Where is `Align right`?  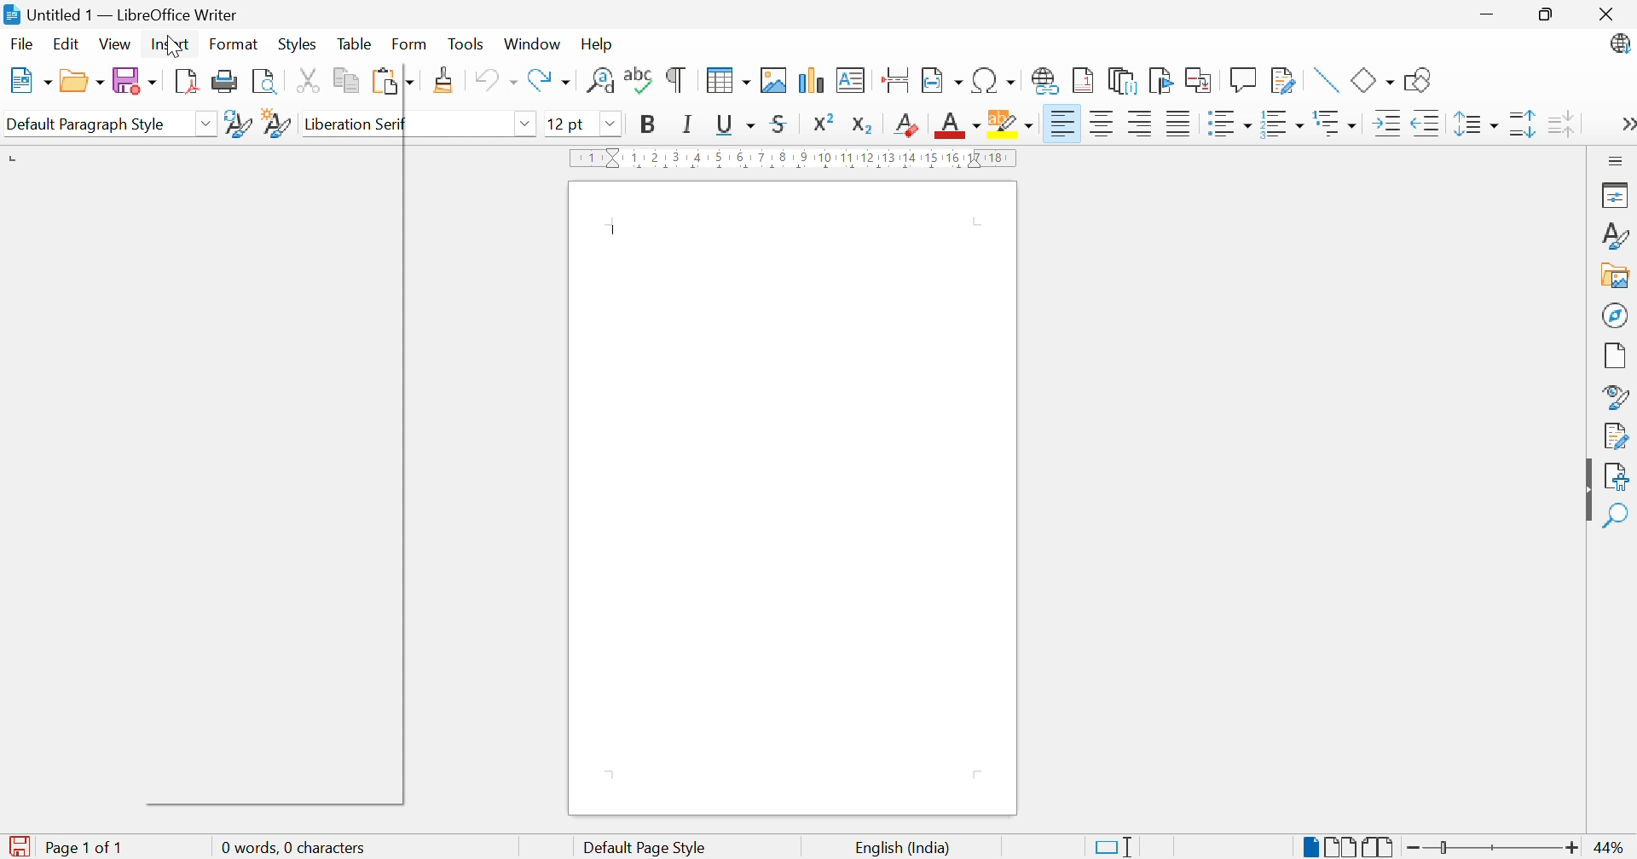 Align right is located at coordinates (1140, 124).